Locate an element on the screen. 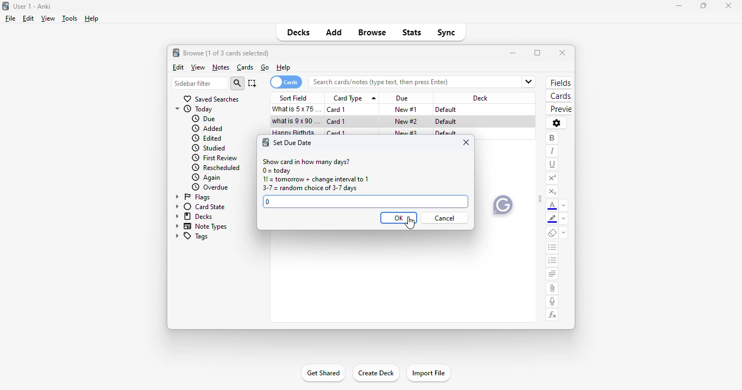  default is located at coordinates (446, 110).